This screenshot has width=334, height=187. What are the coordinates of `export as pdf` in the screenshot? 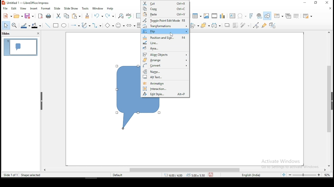 It's located at (40, 16).